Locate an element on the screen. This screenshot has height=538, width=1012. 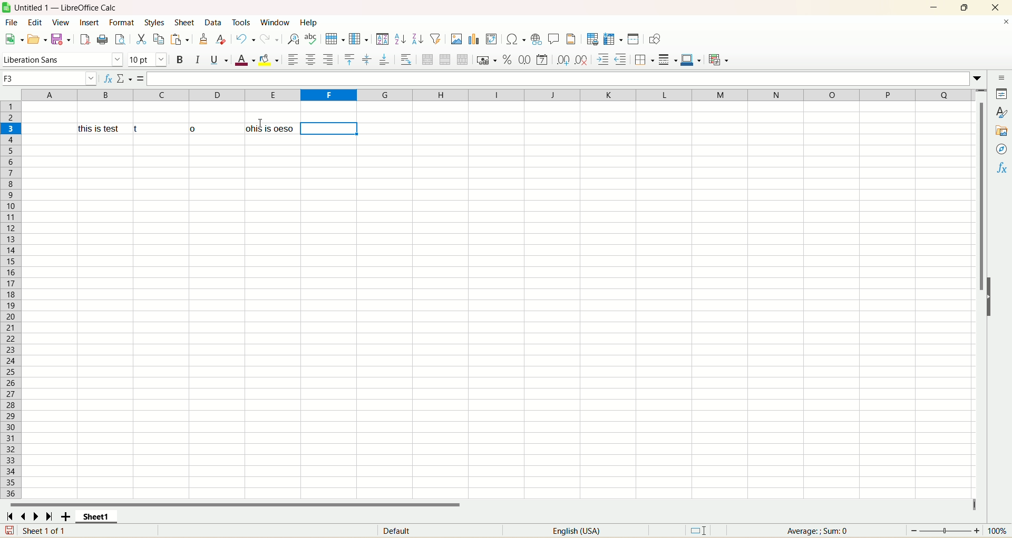
vertical scroll bar is located at coordinates (979, 307).